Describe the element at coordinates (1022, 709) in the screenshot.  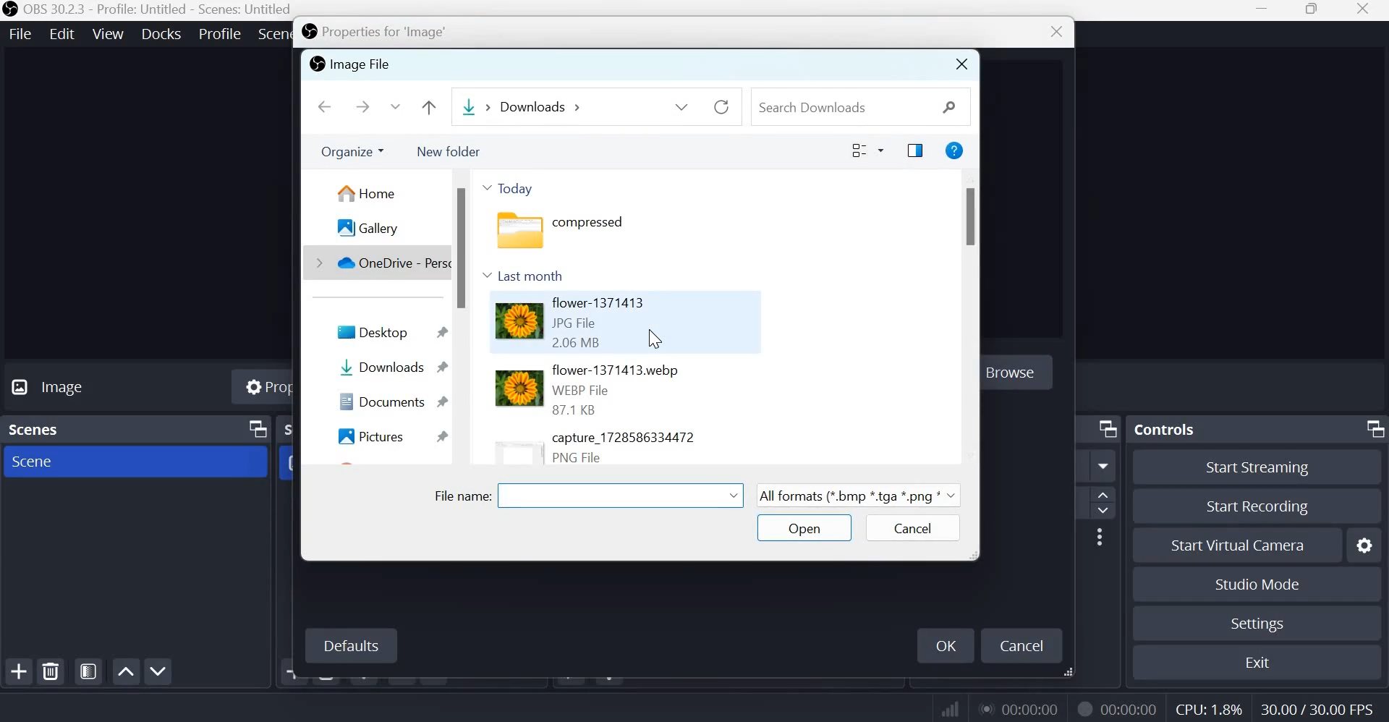
I see `00:00:00` at that location.